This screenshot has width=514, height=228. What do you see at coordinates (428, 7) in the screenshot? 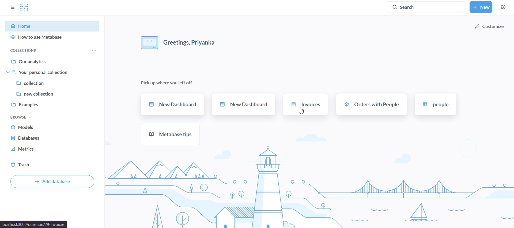
I see `search` at bounding box center [428, 7].